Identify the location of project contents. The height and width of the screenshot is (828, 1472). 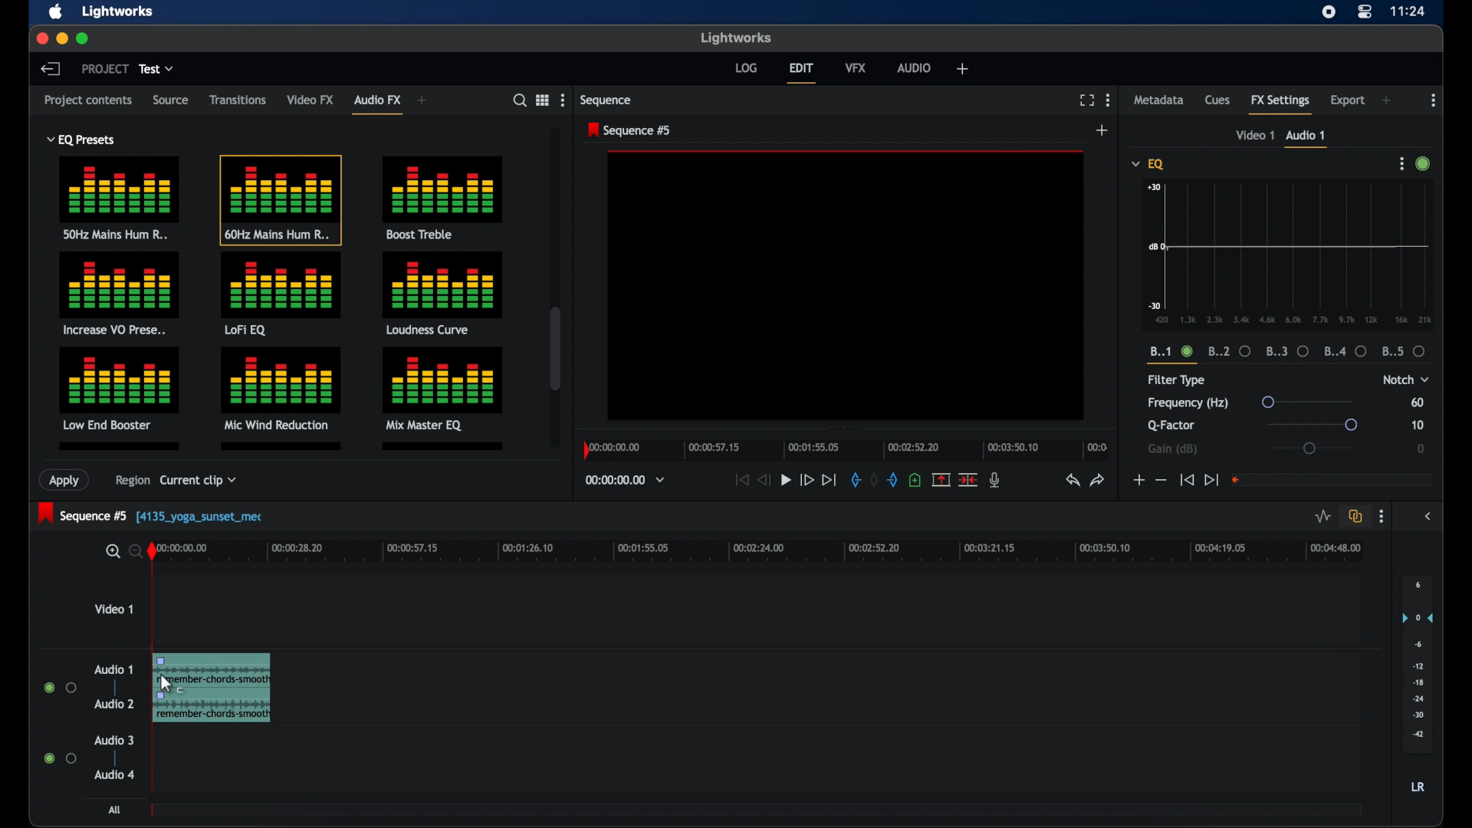
(88, 103).